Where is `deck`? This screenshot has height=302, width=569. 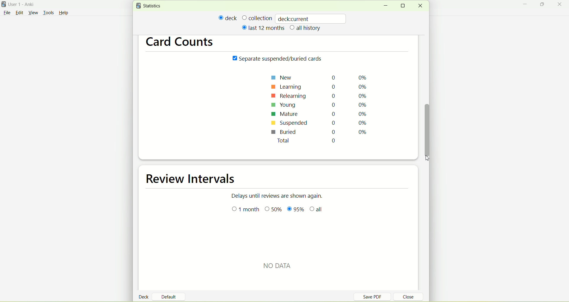
deck is located at coordinates (228, 18).